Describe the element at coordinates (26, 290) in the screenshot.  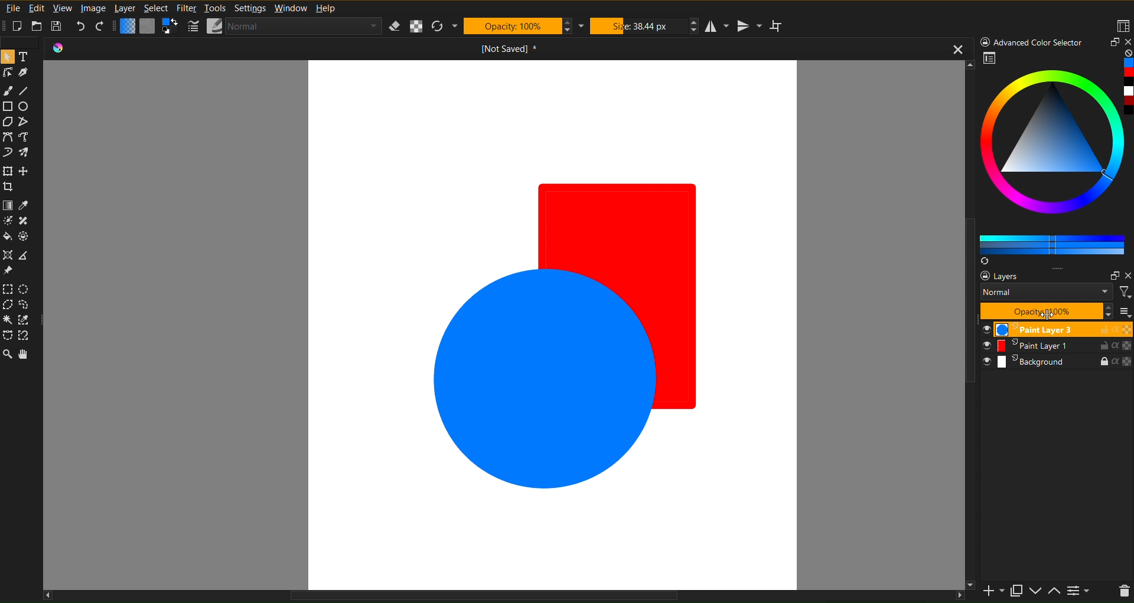
I see `Selection Tool` at that location.